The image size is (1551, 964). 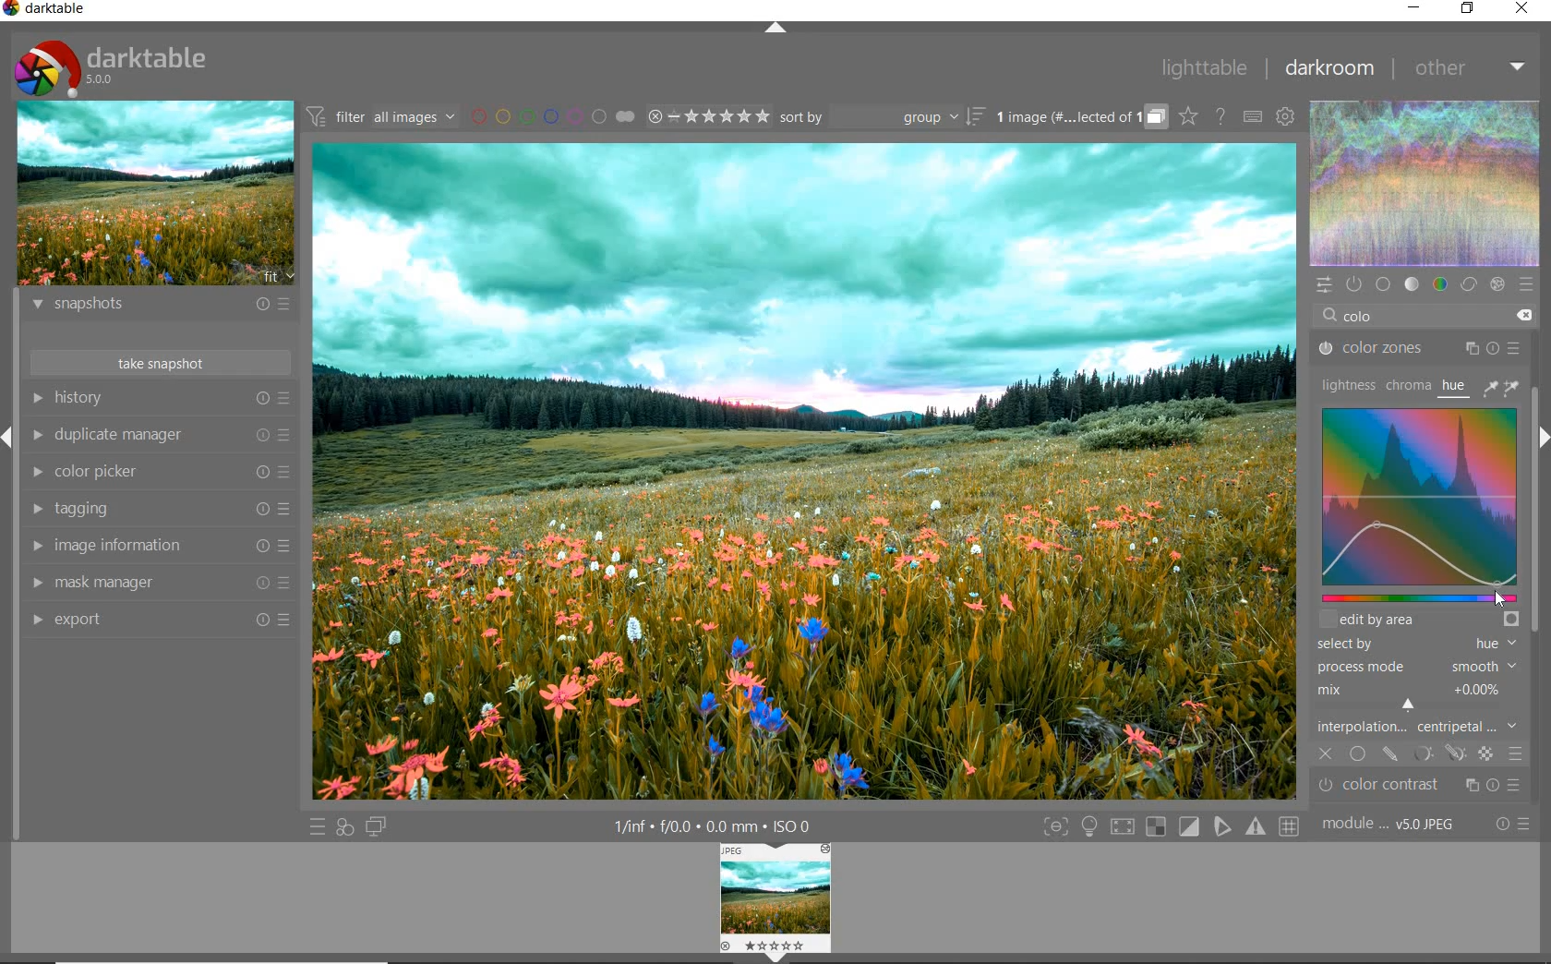 What do you see at coordinates (157, 547) in the screenshot?
I see `image information` at bounding box center [157, 547].